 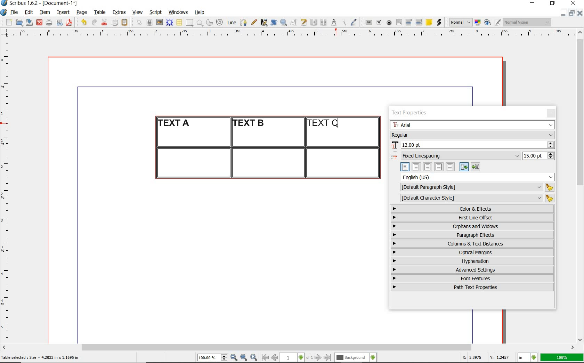 I want to click on eye dropper, so click(x=354, y=23).